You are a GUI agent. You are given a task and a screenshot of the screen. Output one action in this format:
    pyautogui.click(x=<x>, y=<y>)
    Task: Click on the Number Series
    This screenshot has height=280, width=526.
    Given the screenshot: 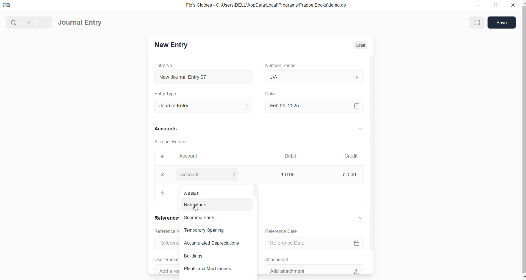 What is the action you would take?
    pyautogui.click(x=285, y=66)
    